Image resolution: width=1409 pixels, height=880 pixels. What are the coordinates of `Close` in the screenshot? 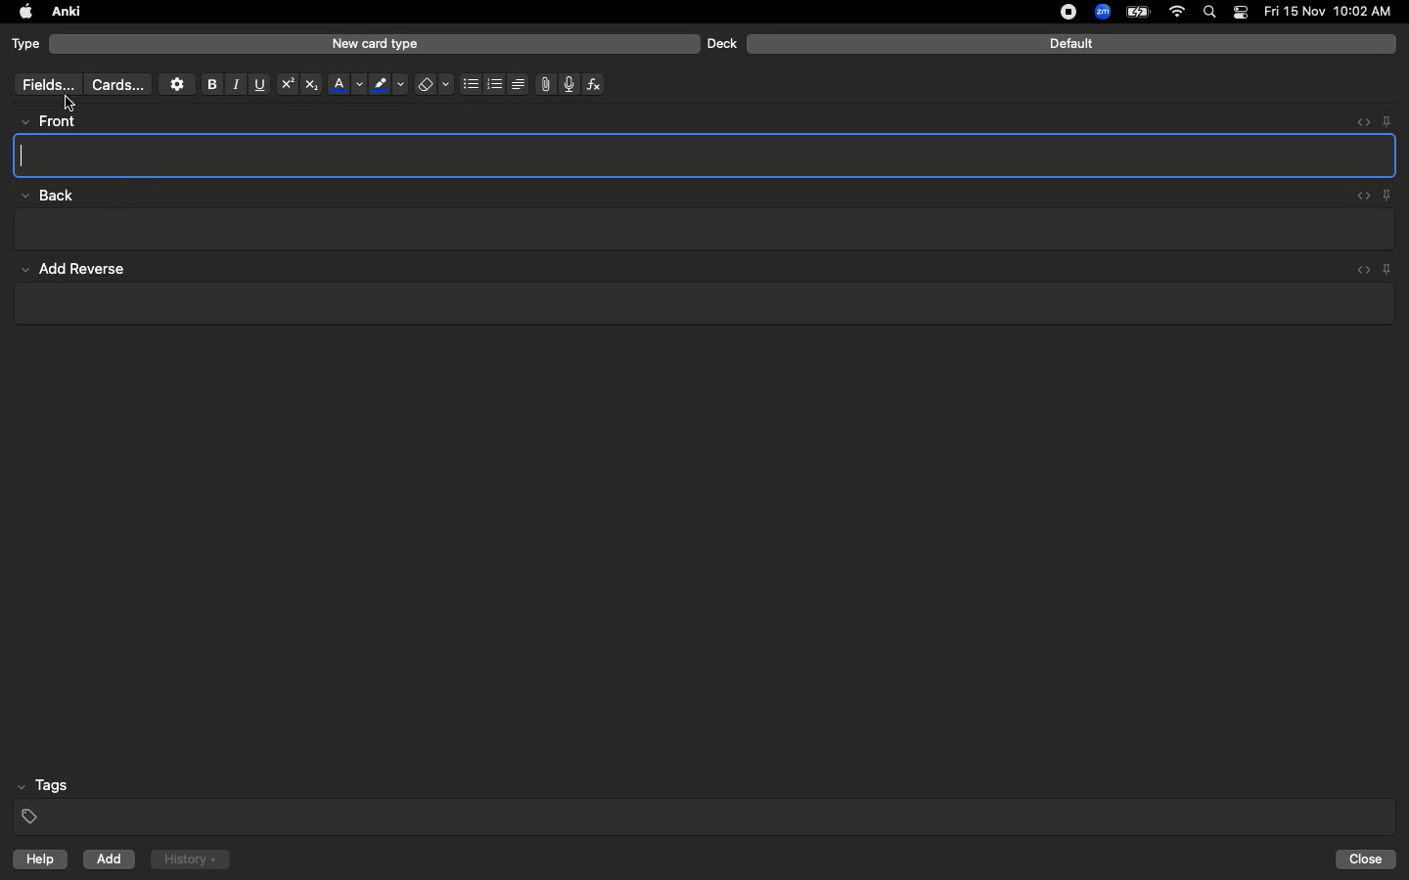 It's located at (1369, 859).